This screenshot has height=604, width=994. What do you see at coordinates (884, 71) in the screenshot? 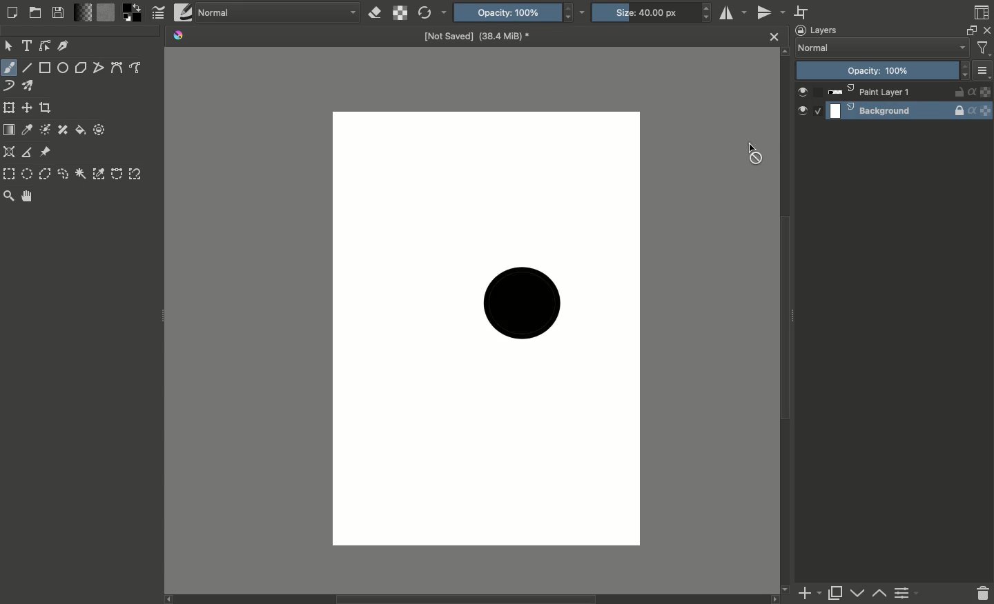
I see `Opacity` at bounding box center [884, 71].